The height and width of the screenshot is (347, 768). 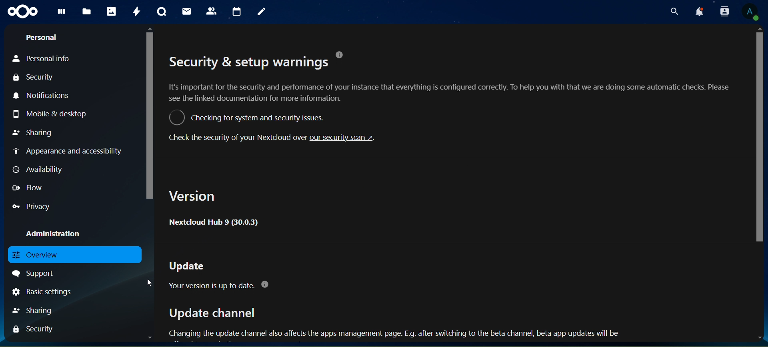 I want to click on Nextcloud Hub 9 (30.0.3), so click(x=214, y=223).